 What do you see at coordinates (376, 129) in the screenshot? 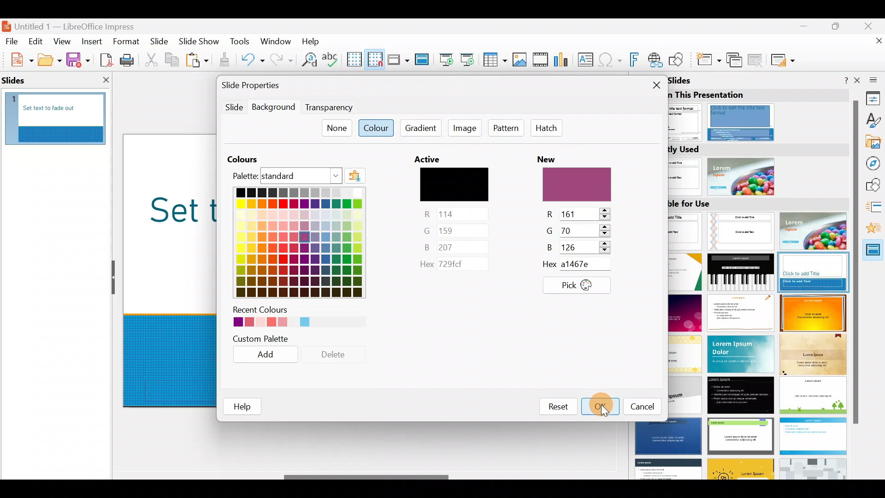
I see `Colour` at bounding box center [376, 129].